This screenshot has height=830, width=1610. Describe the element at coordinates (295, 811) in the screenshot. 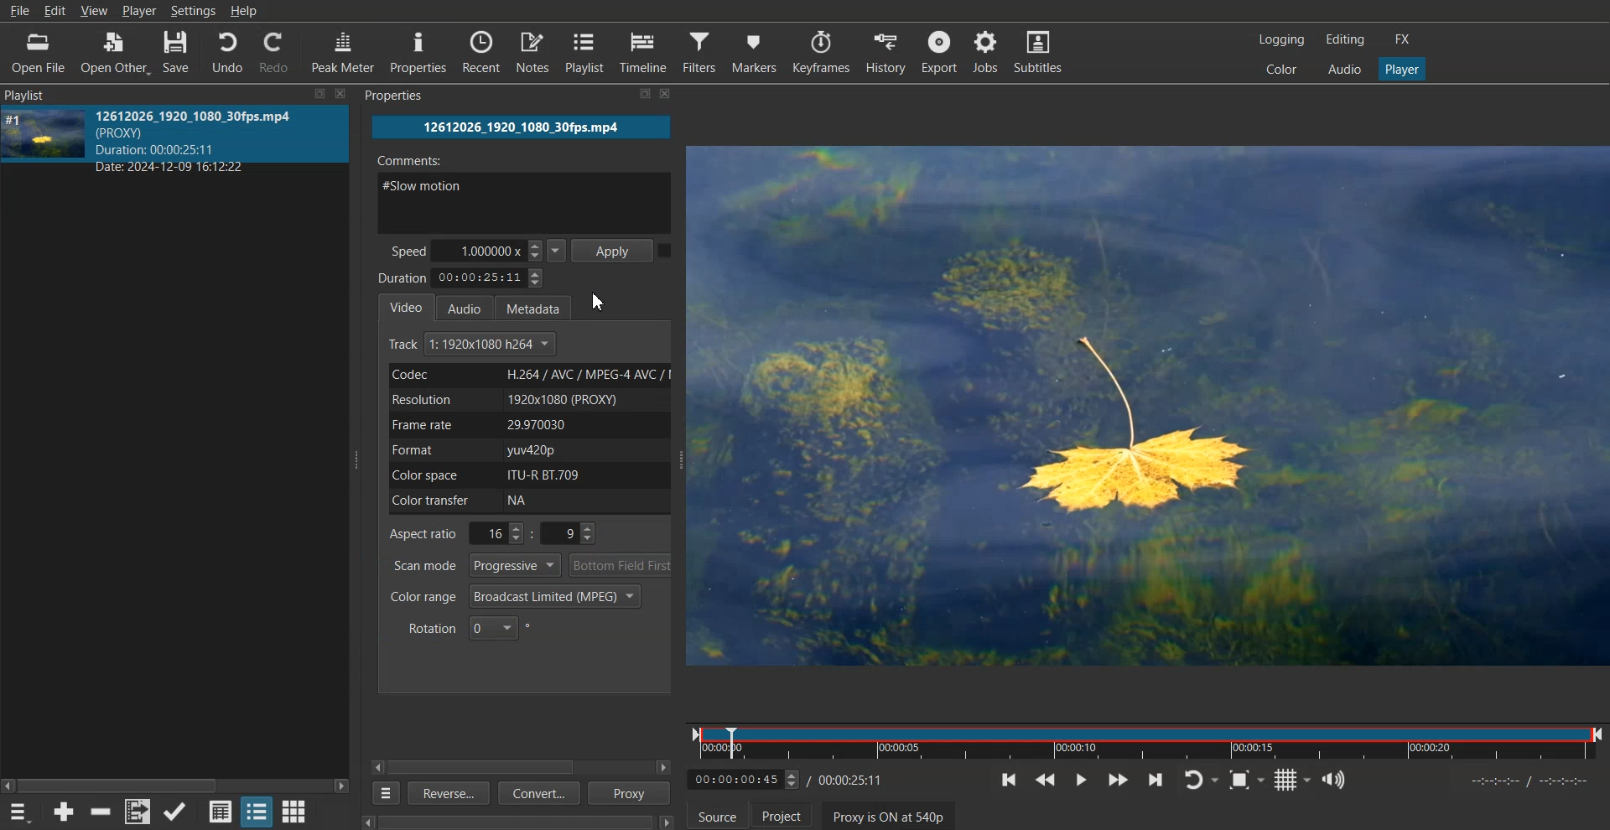

I see `View as Icon` at that location.